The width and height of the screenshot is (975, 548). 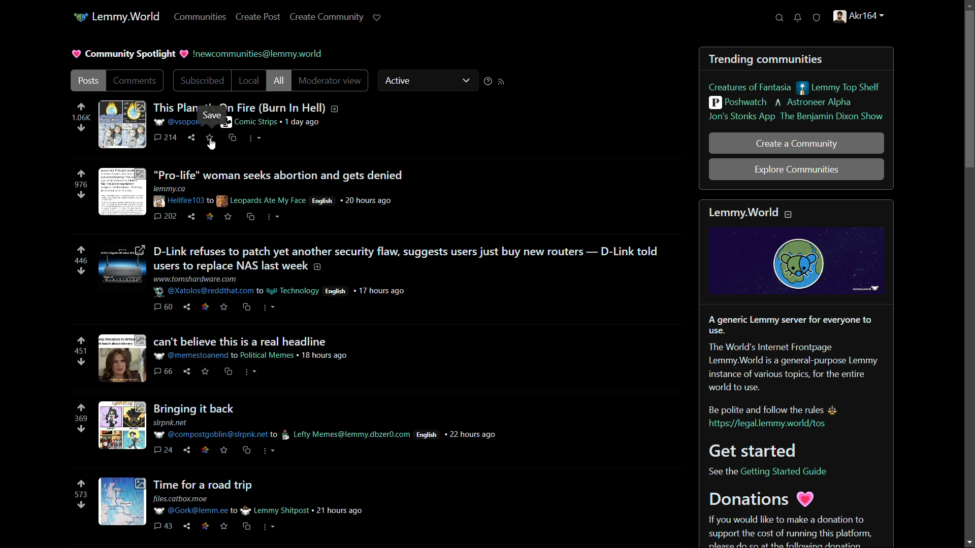 What do you see at coordinates (80, 270) in the screenshot?
I see `downvote` at bounding box center [80, 270].